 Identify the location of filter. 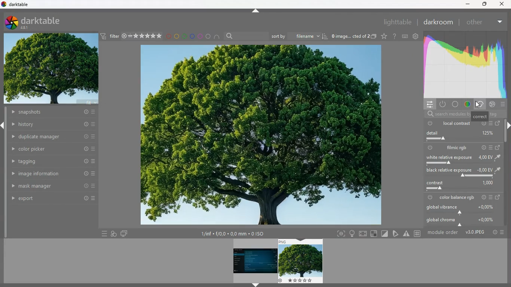
(110, 37).